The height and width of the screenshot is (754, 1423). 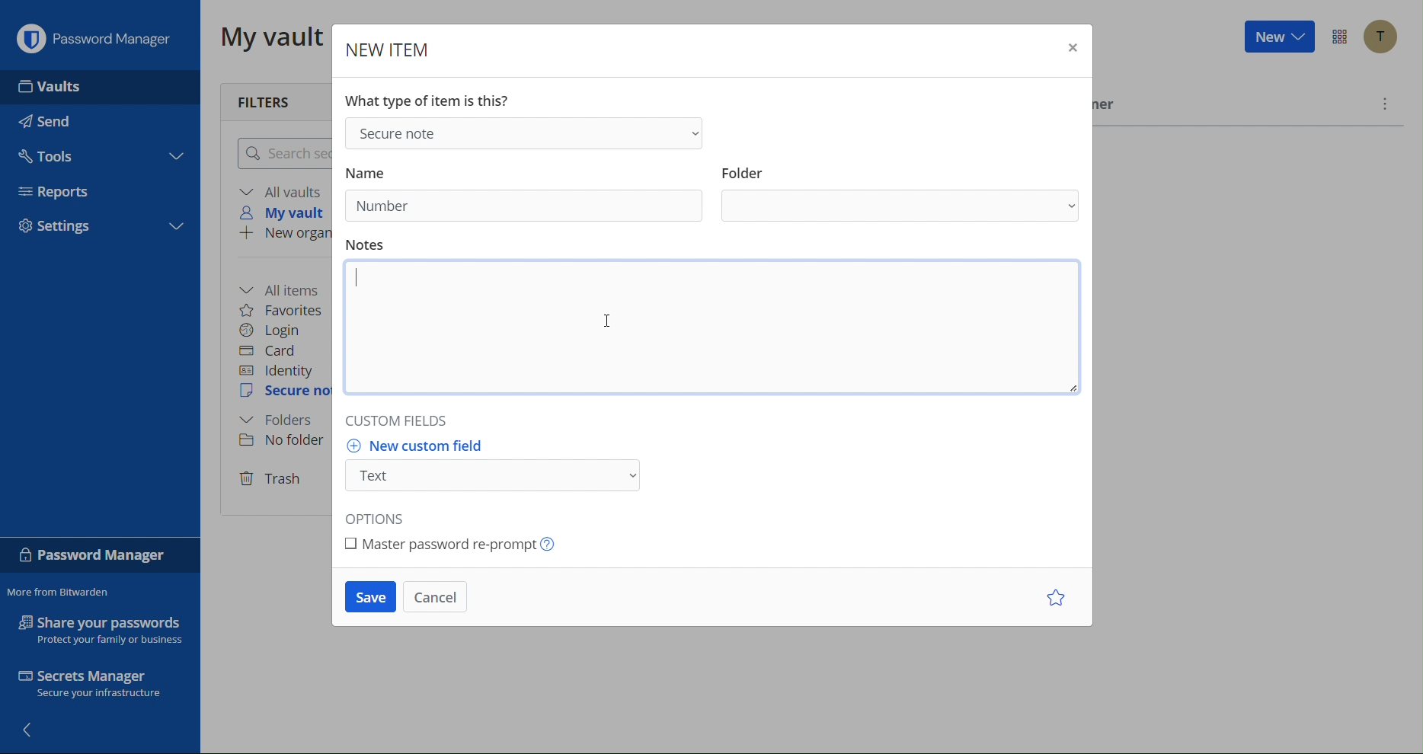 What do you see at coordinates (385, 45) in the screenshot?
I see `New Item` at bounding box center [385, 45].